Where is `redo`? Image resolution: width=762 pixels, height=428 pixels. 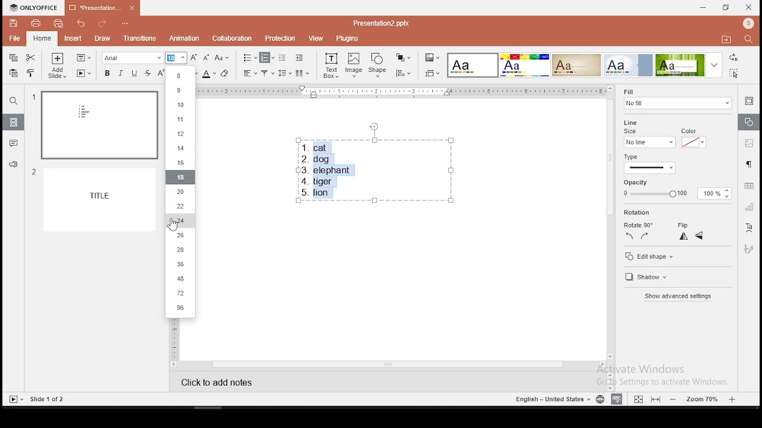 redo is located at coordinates (103, 23).